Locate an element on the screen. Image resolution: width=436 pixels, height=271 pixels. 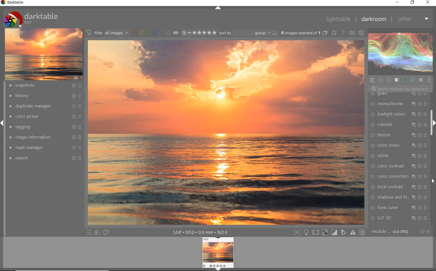
SORT is located at coordinates (248, 33).